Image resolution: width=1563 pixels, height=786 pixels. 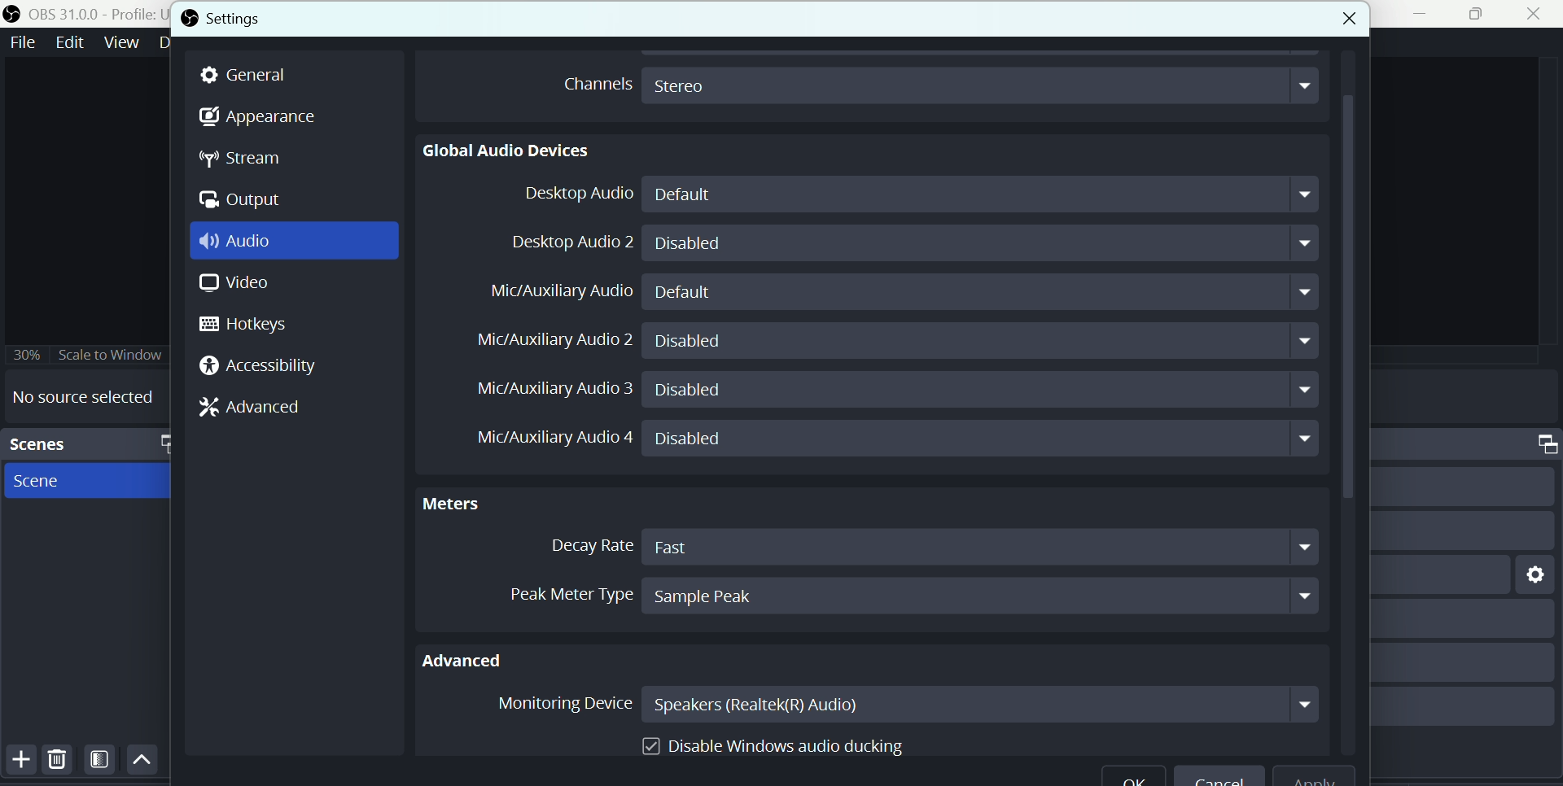 What do you see at coordinates (260, 118) in the screenshot?
I see `Appearance` at bounding box center [260, 118].